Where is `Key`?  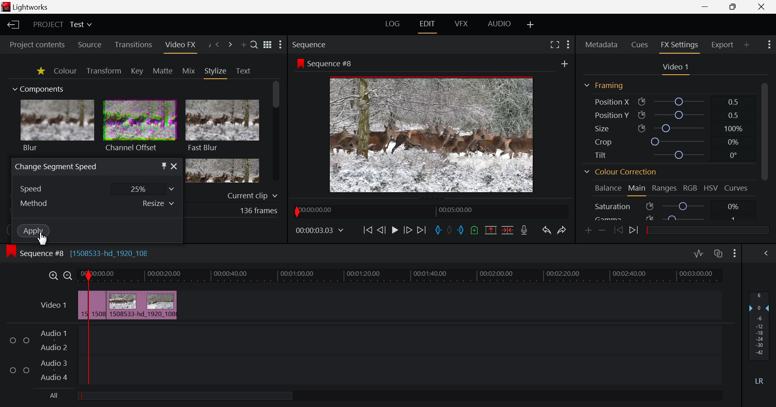 Key is located at coordinates (137, 71).